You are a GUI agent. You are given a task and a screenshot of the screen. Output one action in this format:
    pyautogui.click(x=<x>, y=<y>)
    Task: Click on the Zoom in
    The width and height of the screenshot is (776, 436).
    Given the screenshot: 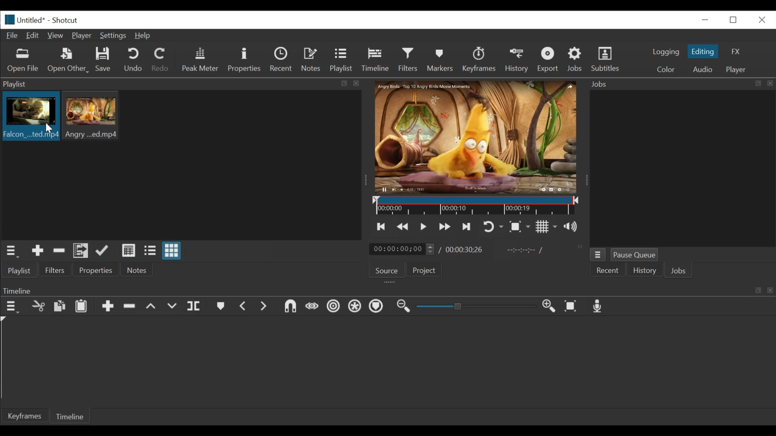 What is the action you would take?
    pyautogui.click(x=550, y=307)
    